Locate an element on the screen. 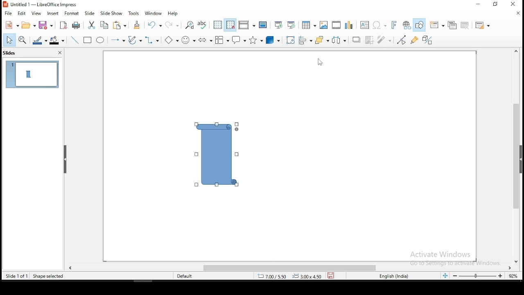  print is located at coordinates (76, 26).